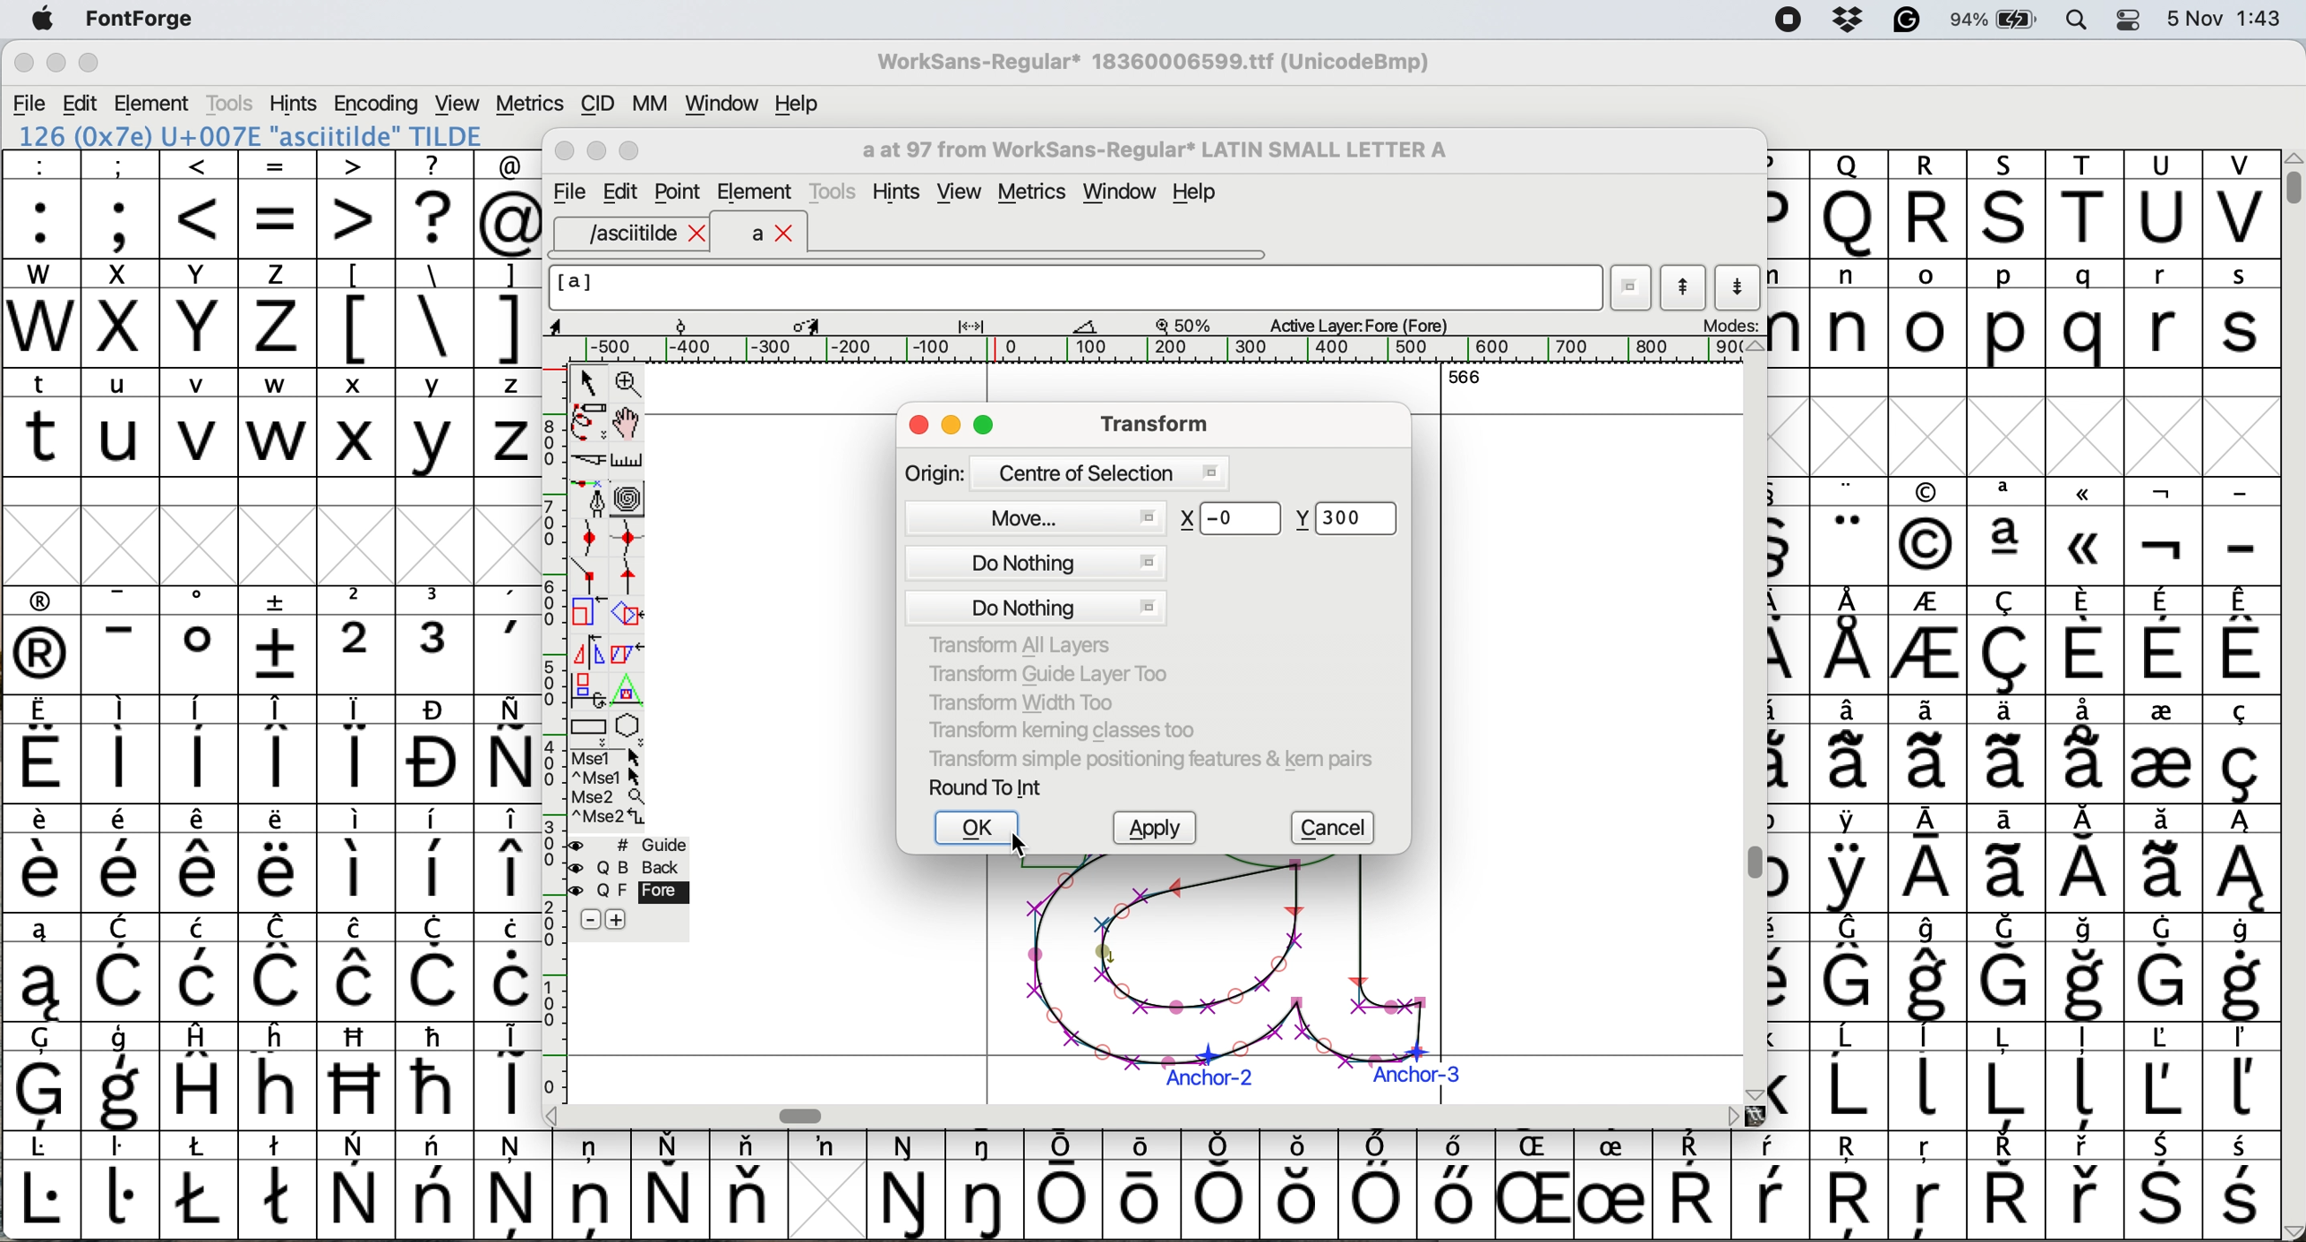  I want to click on symbol, so click(355, 967).